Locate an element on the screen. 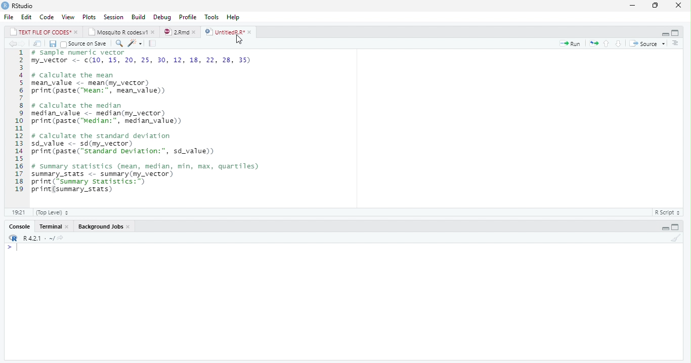 The width and height of the screenshot is (691, 363). UntitledR.R is located at coordinates (224, 32).